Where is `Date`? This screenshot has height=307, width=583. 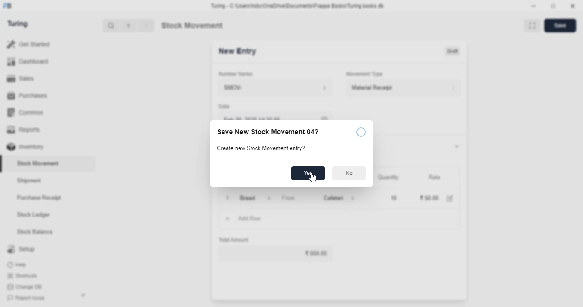 Date is located at coordinates (224, 106).